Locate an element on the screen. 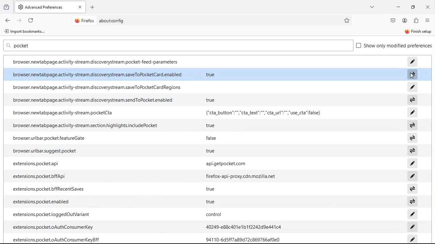 Image resolution: width=435 pixels, height=244 pixels. switch is located at coordinates (413, 99).